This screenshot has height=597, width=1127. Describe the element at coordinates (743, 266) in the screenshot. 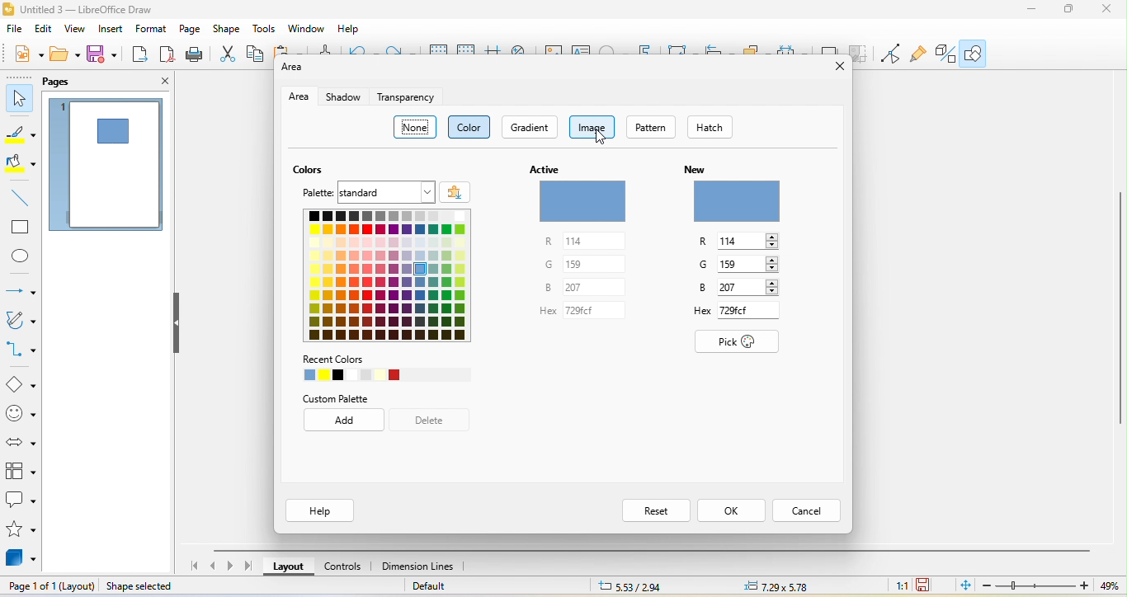

I see `g 159` at that location.